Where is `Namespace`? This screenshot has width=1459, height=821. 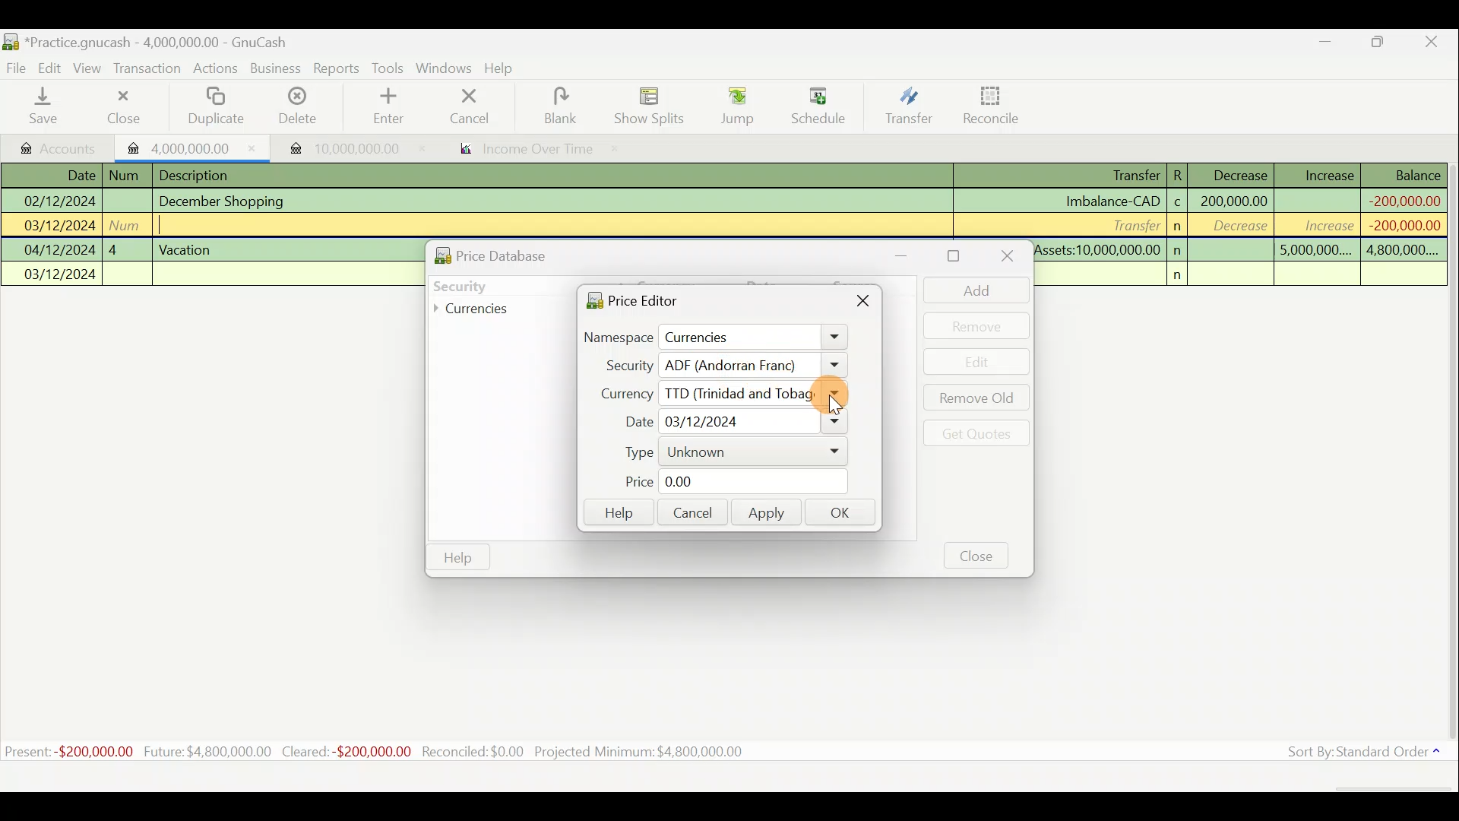 Namespace is located at coordinates (717, 338).